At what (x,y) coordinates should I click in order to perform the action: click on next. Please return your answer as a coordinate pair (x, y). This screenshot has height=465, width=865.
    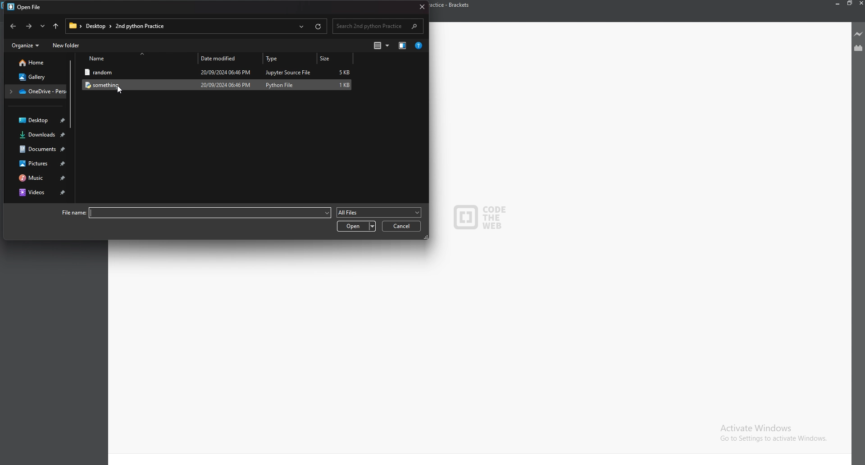
    Looking at the image, I should click on (29, 26).